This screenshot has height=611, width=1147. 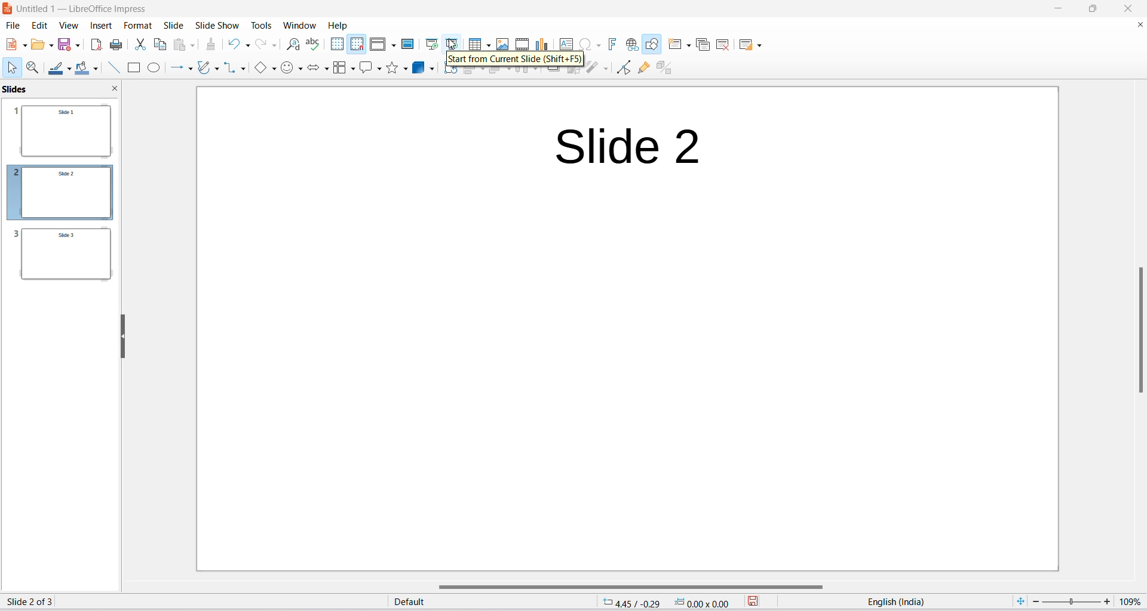 I want to click on stars, so click(x=393, y=69).